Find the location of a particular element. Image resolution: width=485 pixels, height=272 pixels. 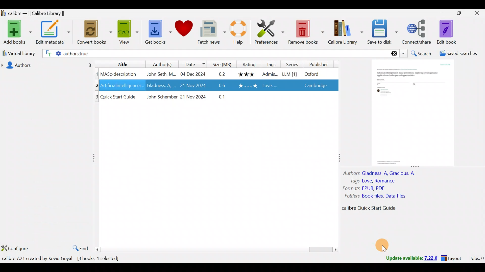

Calibre library is located at coordinates (344, 32).